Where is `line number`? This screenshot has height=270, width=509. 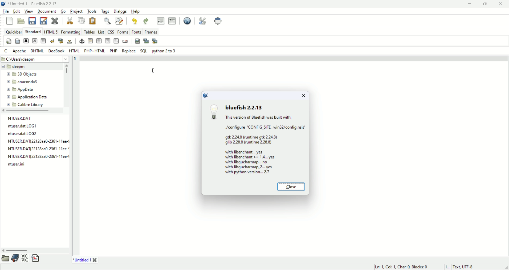
line number is located at coordinates (76, 155).